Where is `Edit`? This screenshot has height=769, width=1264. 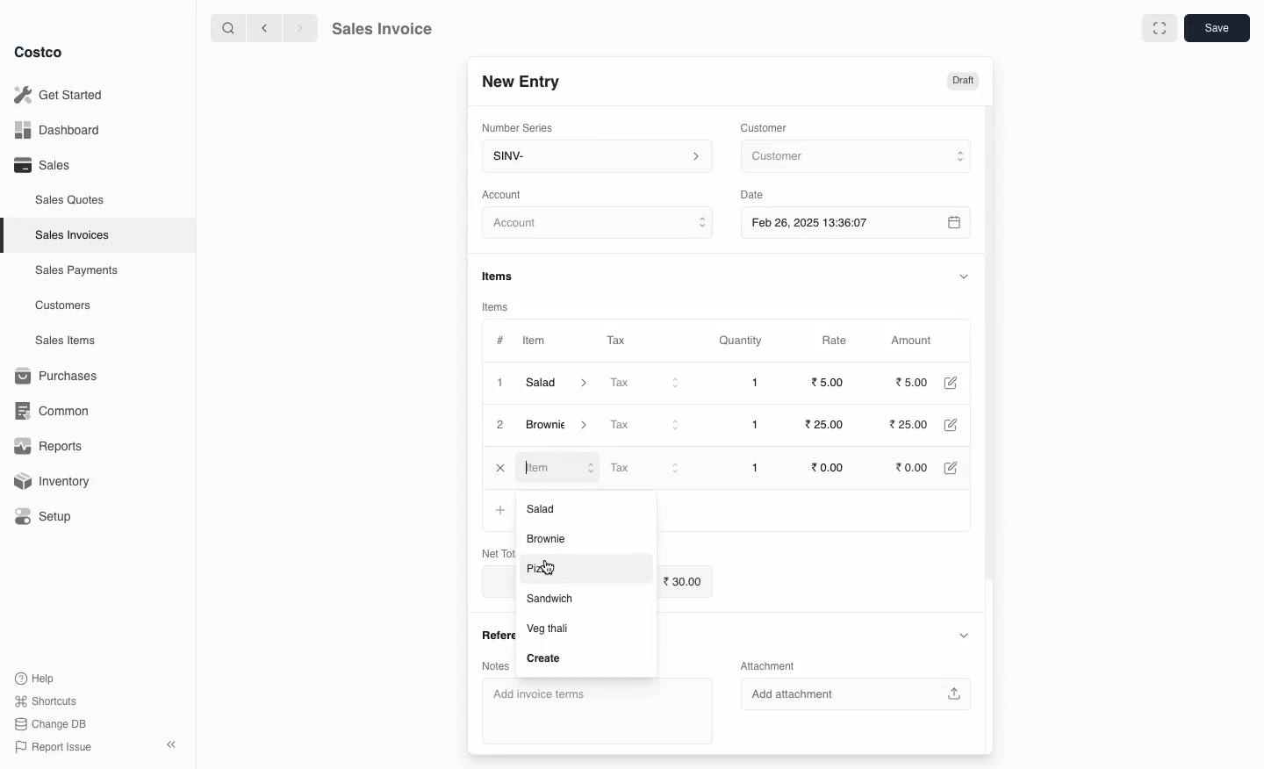
Edit is located at coordinates (953, 426).